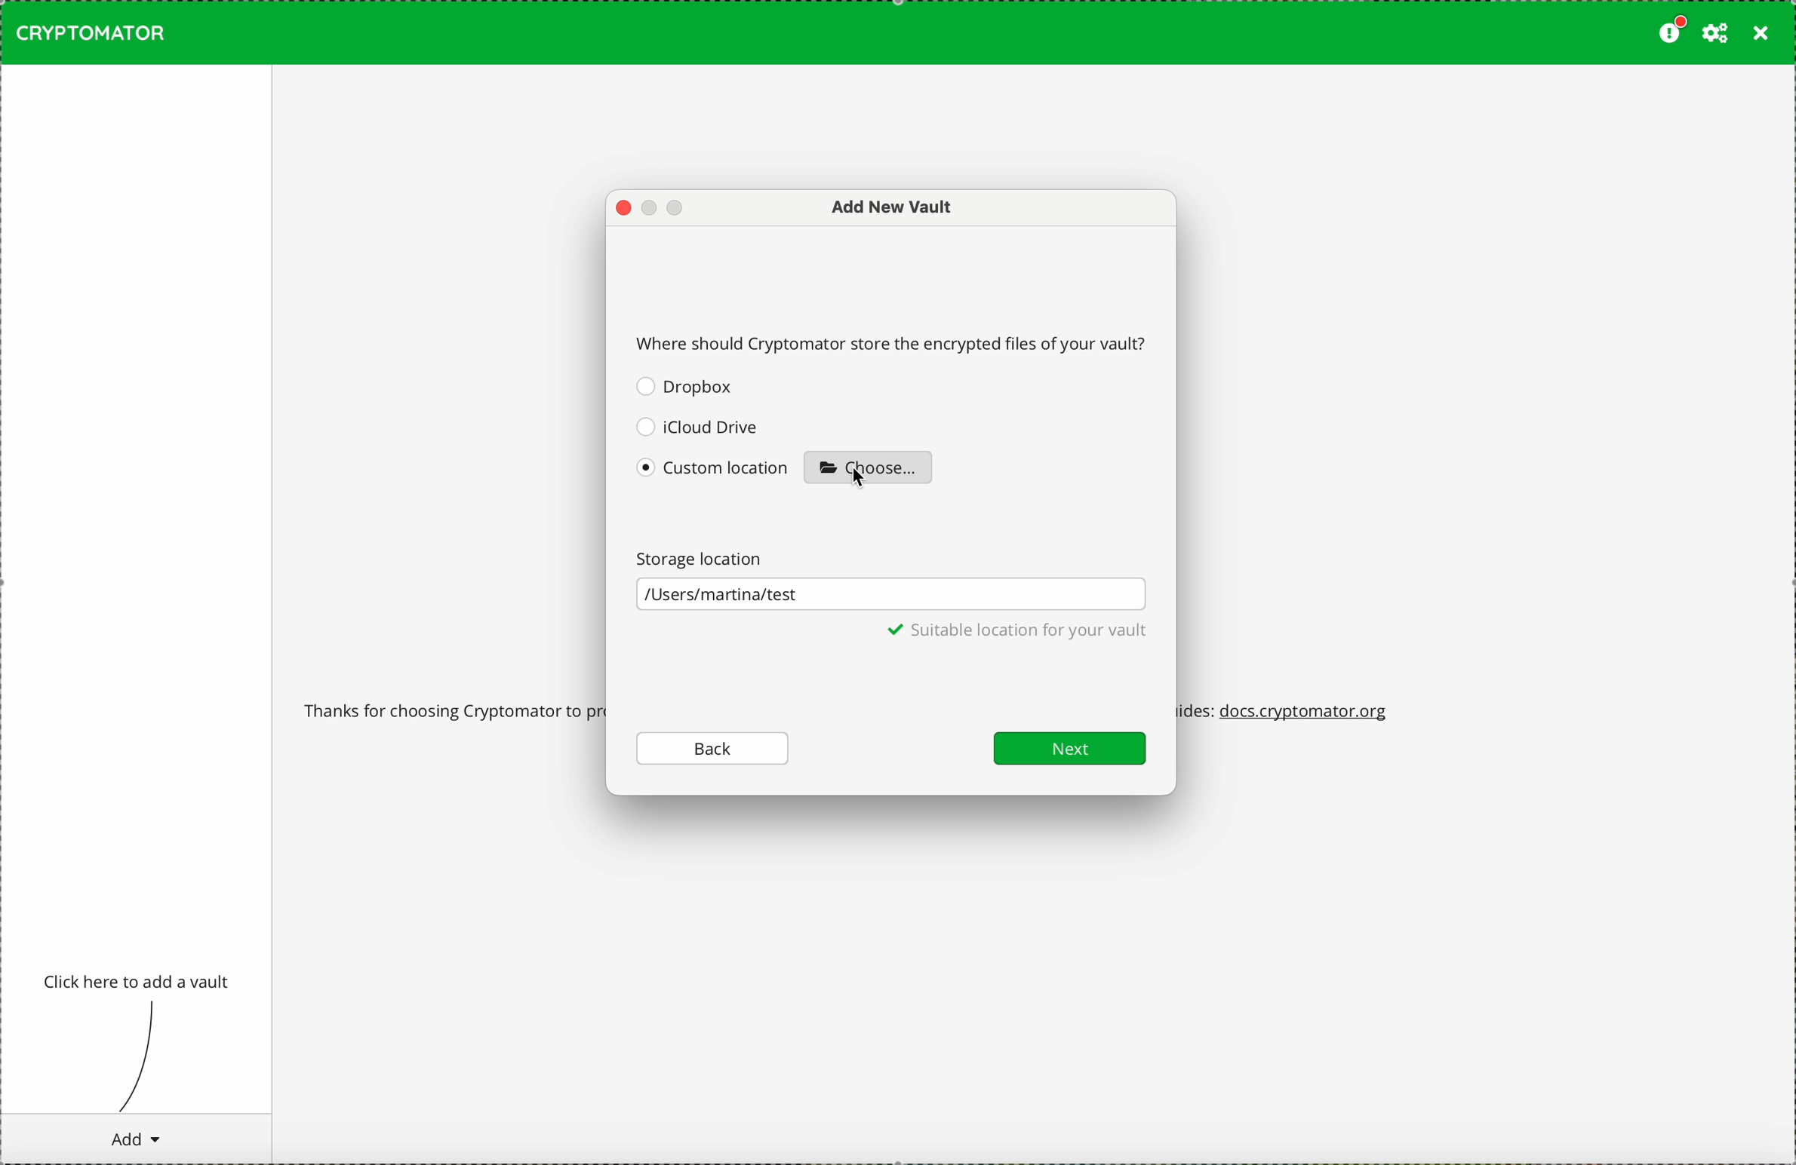 This screenshot has height=1165, width=1796. I want to click on CRYPTOMATOR, so click(91, 32).